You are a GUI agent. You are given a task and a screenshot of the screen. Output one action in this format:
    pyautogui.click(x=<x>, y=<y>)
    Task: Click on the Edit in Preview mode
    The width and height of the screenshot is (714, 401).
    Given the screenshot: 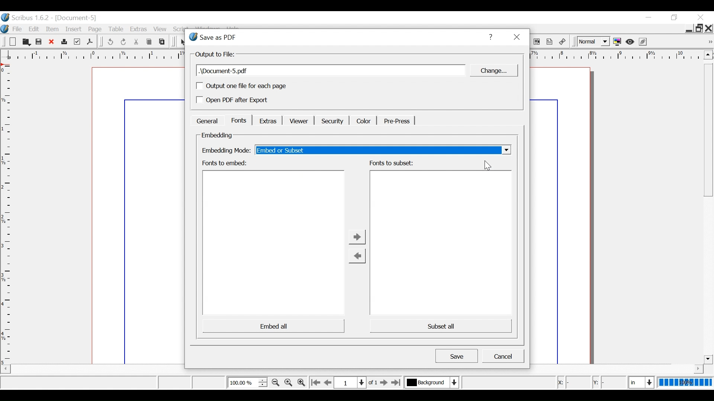 What is the action you would take?
    pyautogui.click(x=644, y=42)
    